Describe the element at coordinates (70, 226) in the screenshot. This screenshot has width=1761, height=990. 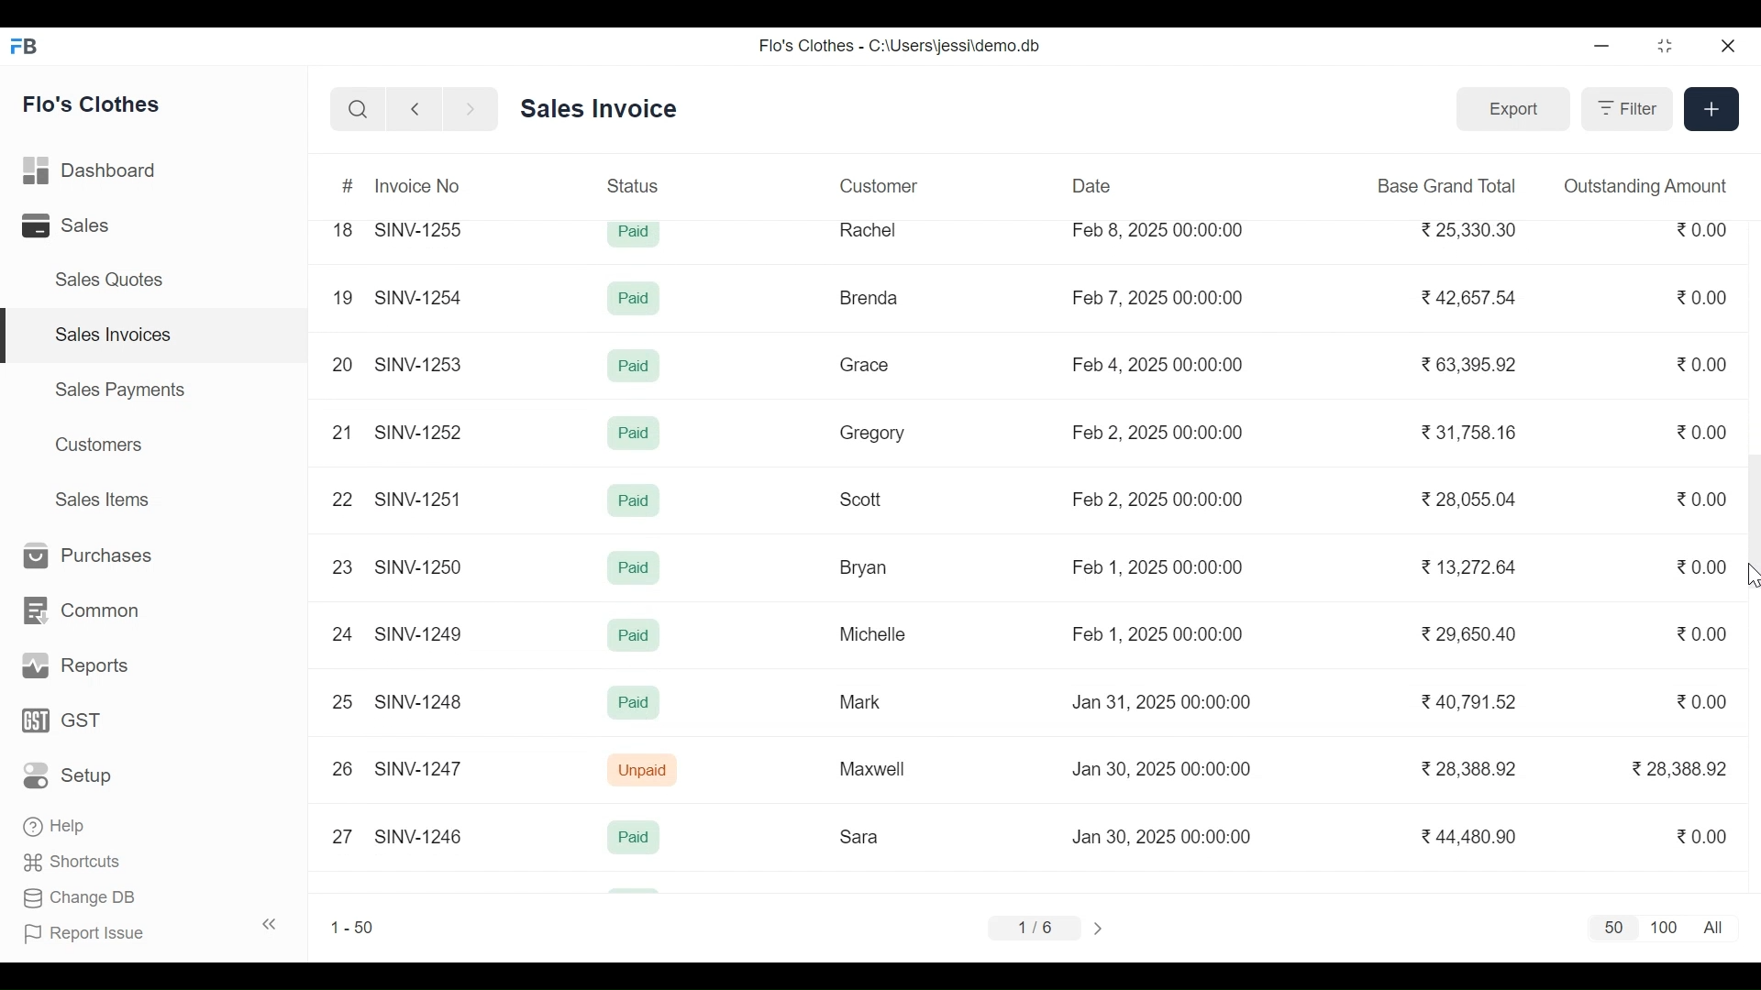
I see `Sales` at that location.